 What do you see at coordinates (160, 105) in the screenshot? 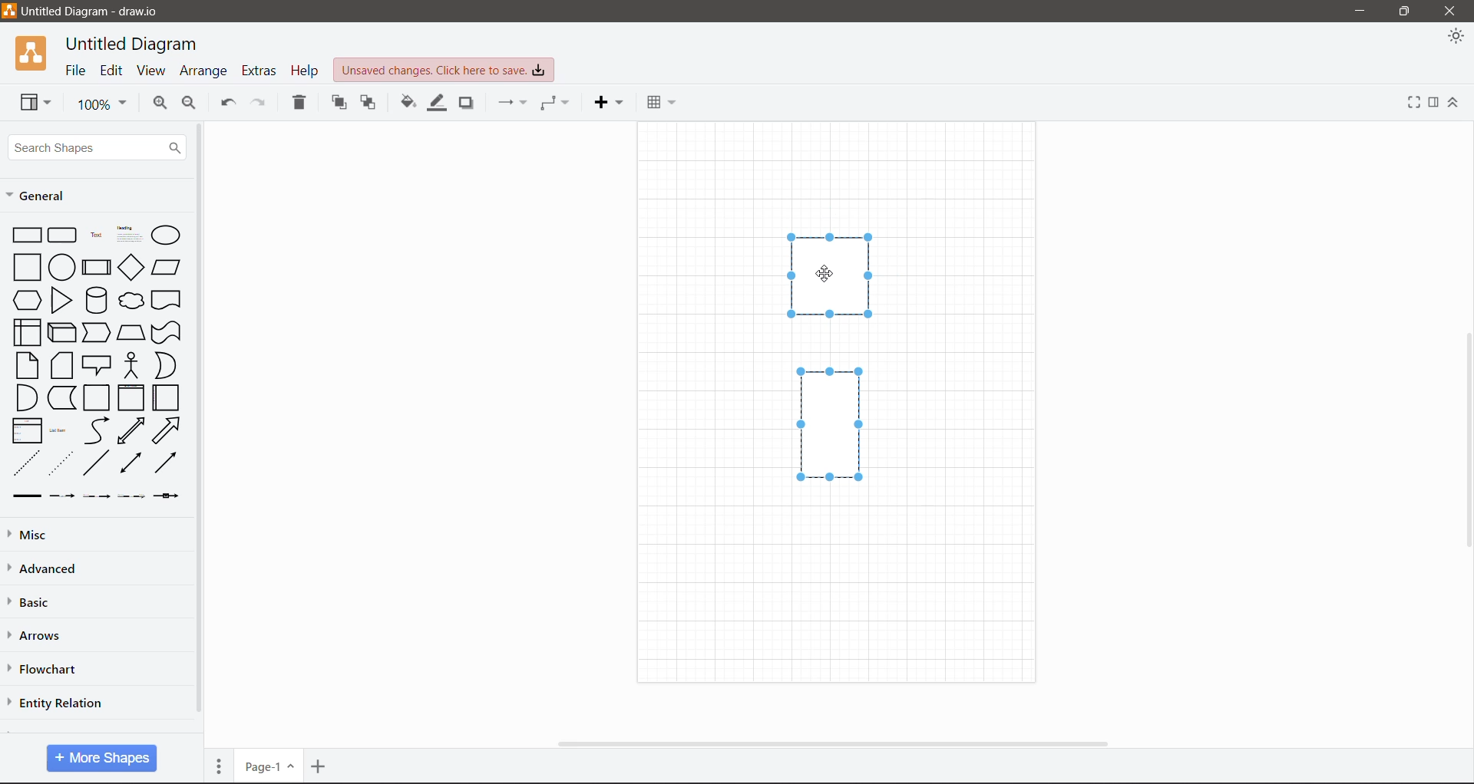
I see `Zoom In` at bounding box center [160, 105].